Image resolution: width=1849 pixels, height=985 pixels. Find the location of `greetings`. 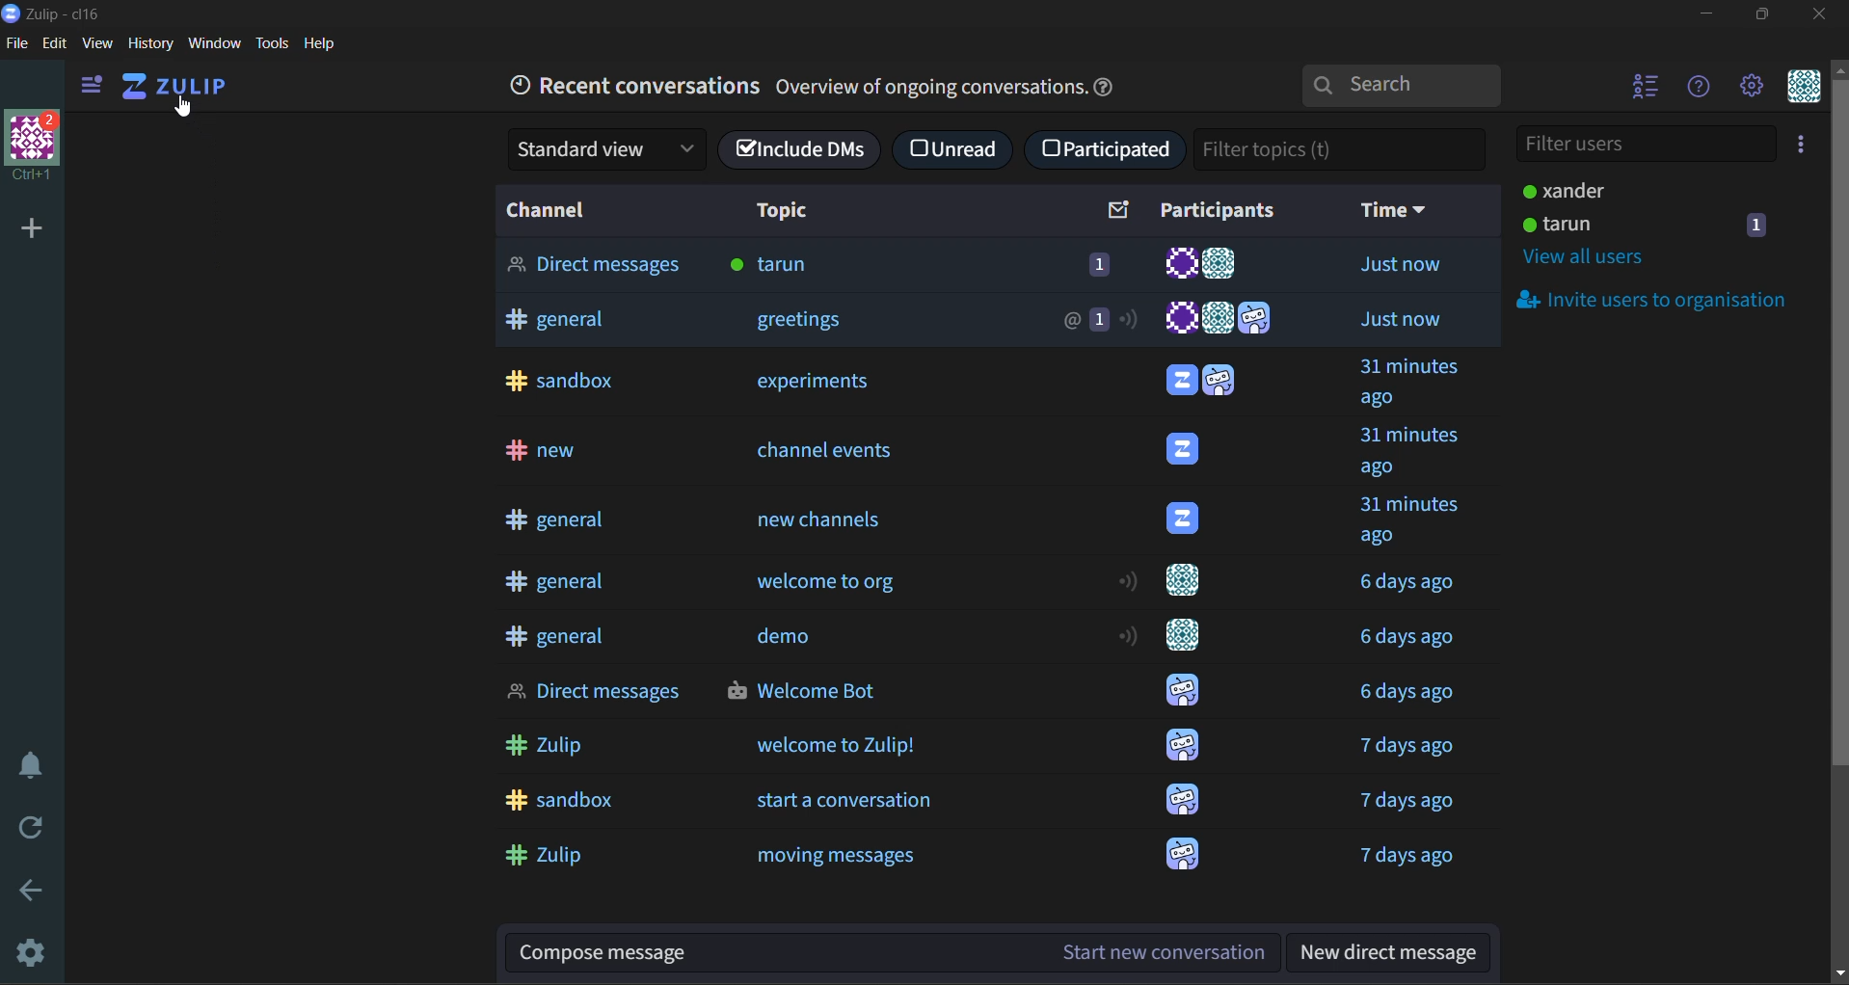

greetings is located at coordinates (801, 322).